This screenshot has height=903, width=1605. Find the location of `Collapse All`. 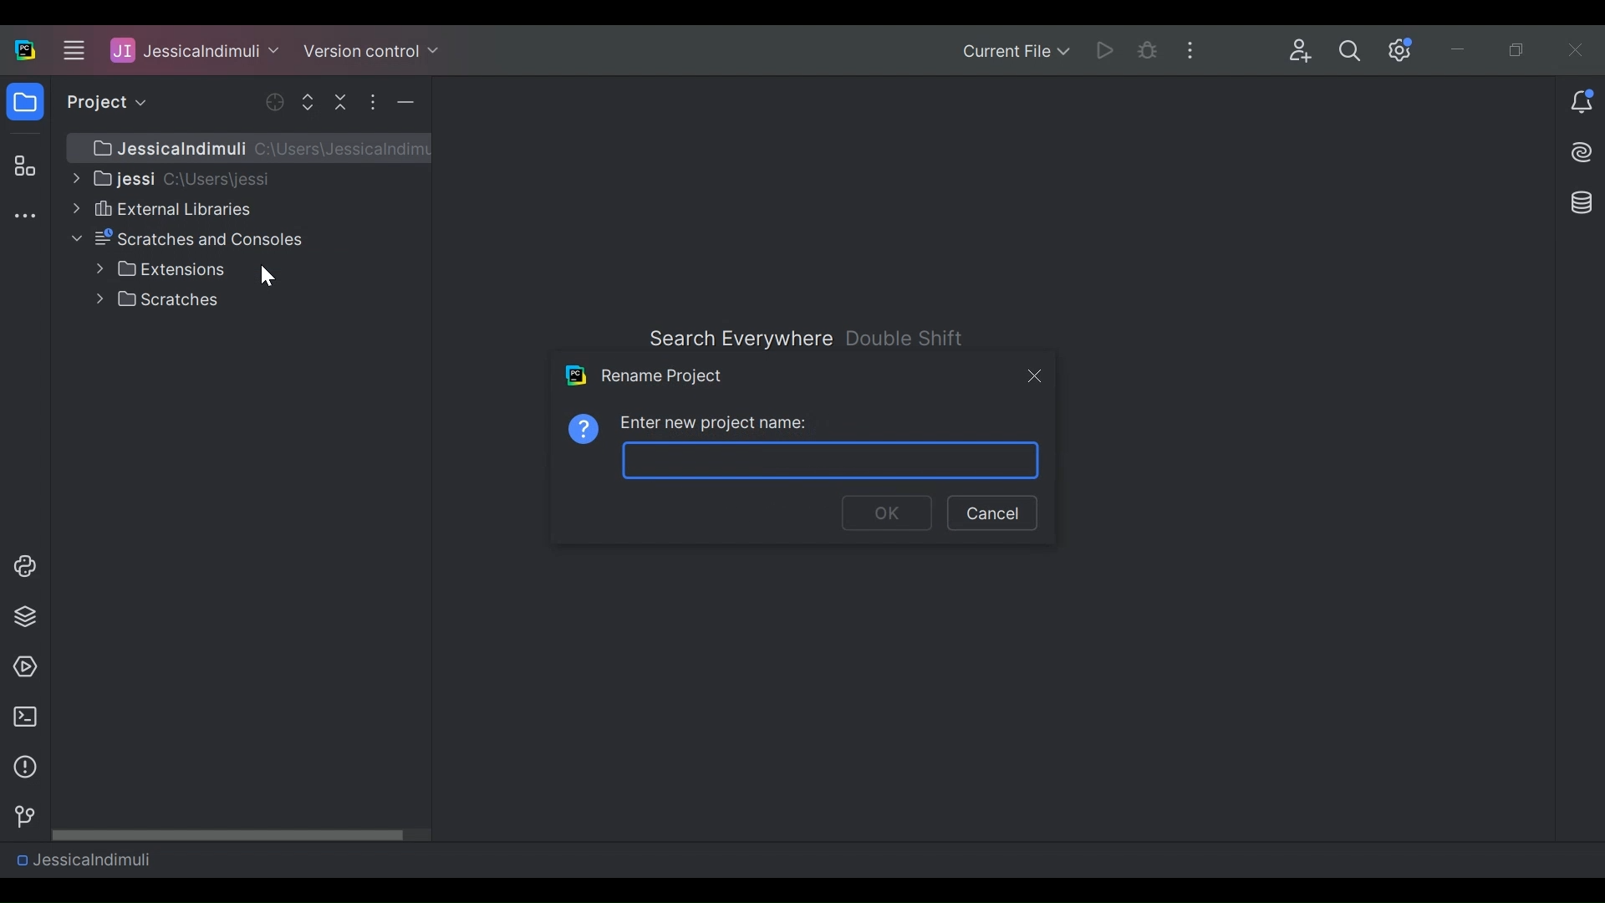

Collapse All is located at coordinates (343, 101).